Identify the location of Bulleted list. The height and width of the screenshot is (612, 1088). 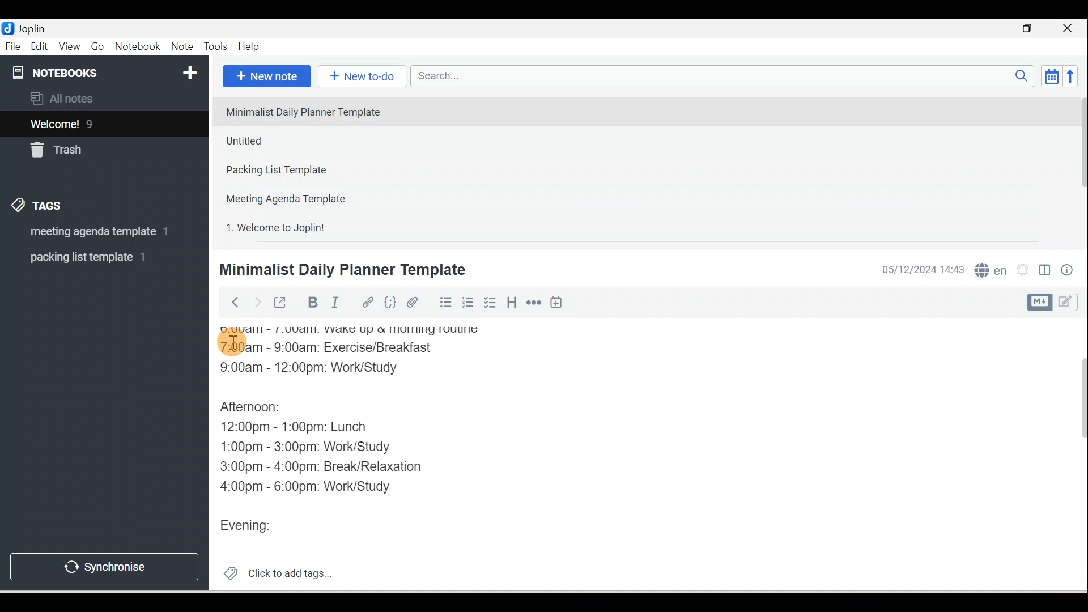
(443, 302).